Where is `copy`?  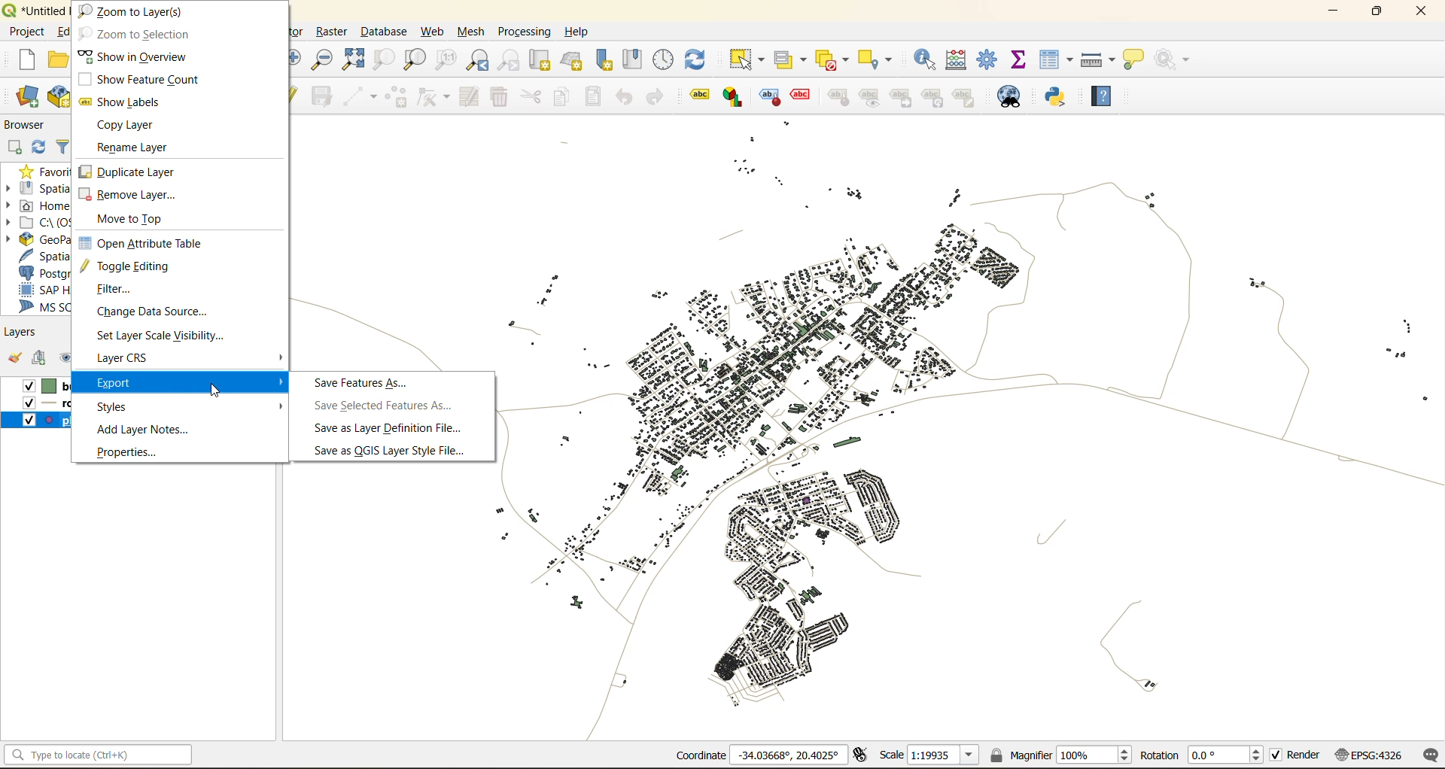 copy is located at coordinates (564, 99).